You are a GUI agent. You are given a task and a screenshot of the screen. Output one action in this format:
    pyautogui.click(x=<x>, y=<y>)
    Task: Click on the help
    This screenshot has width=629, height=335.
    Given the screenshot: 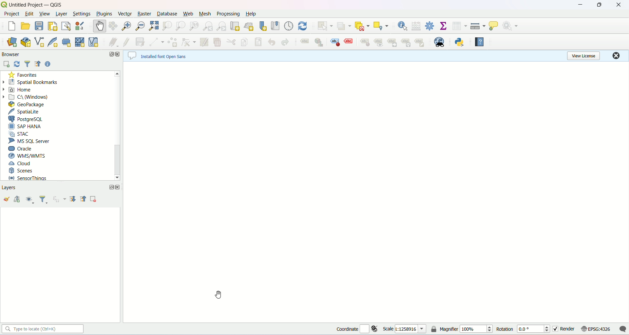 What is the action you would take?
    pyautogui.click(x=480, y=42)
    